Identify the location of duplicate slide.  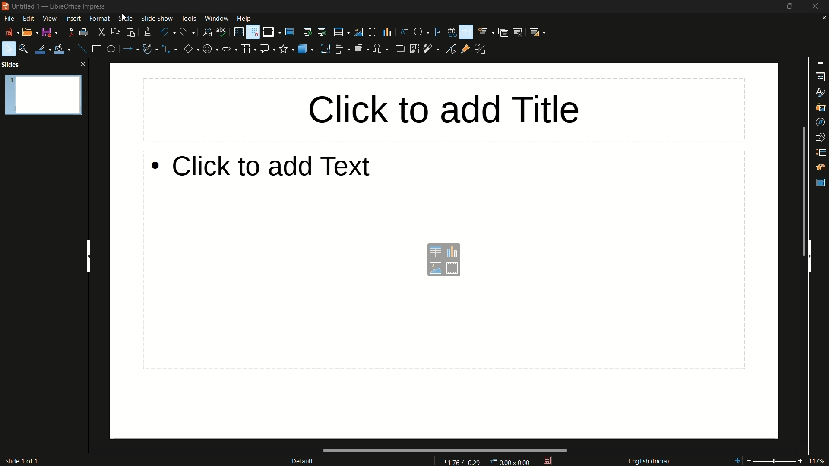
(502, 31).